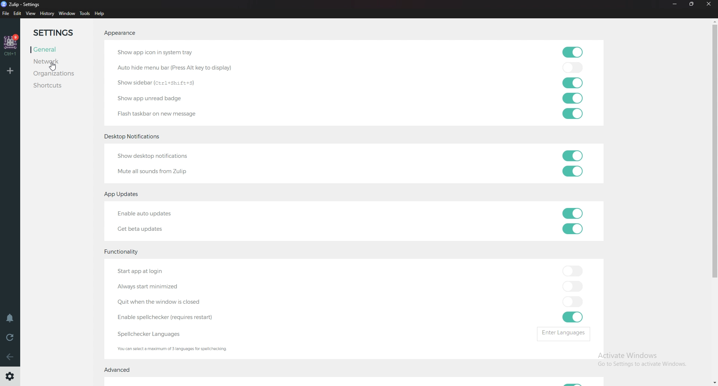 The image size is (718, 386). Describe the element at coordinates (576, 382) in the screenshot. I see `Toggle` at that location.